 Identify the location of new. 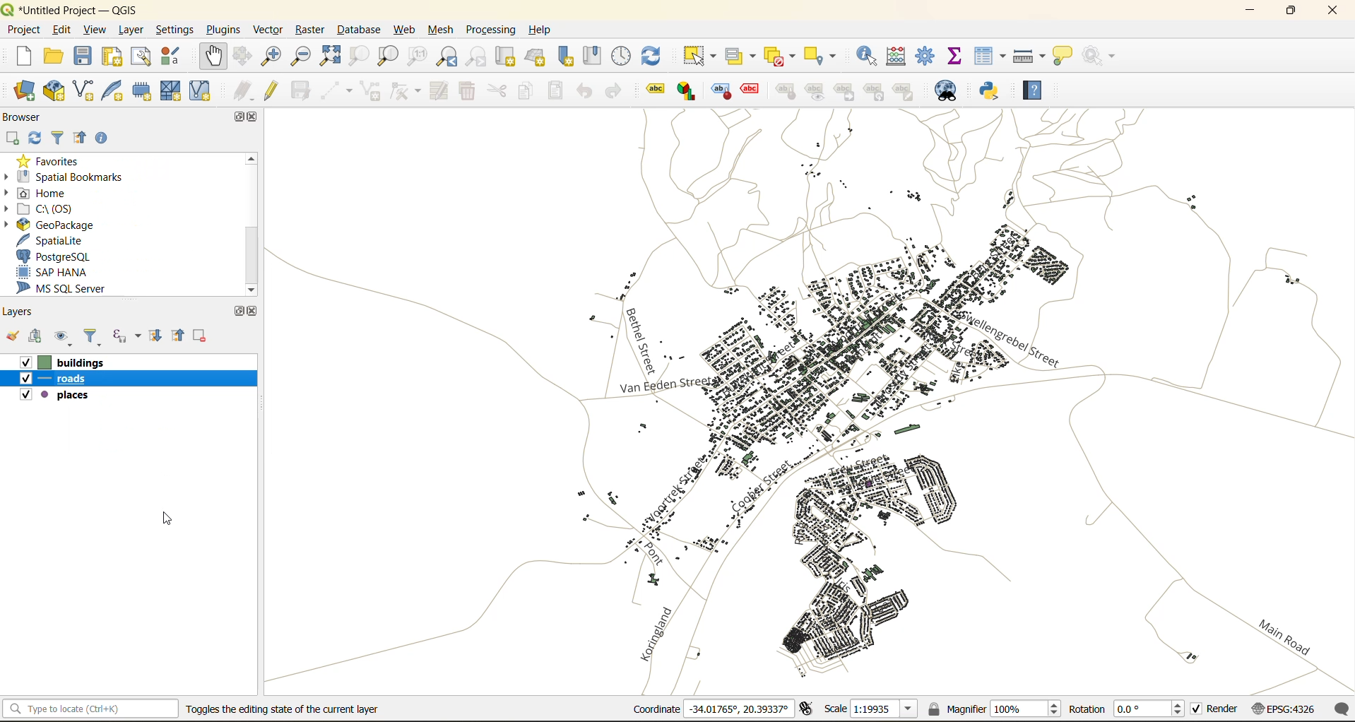
(20, 56).